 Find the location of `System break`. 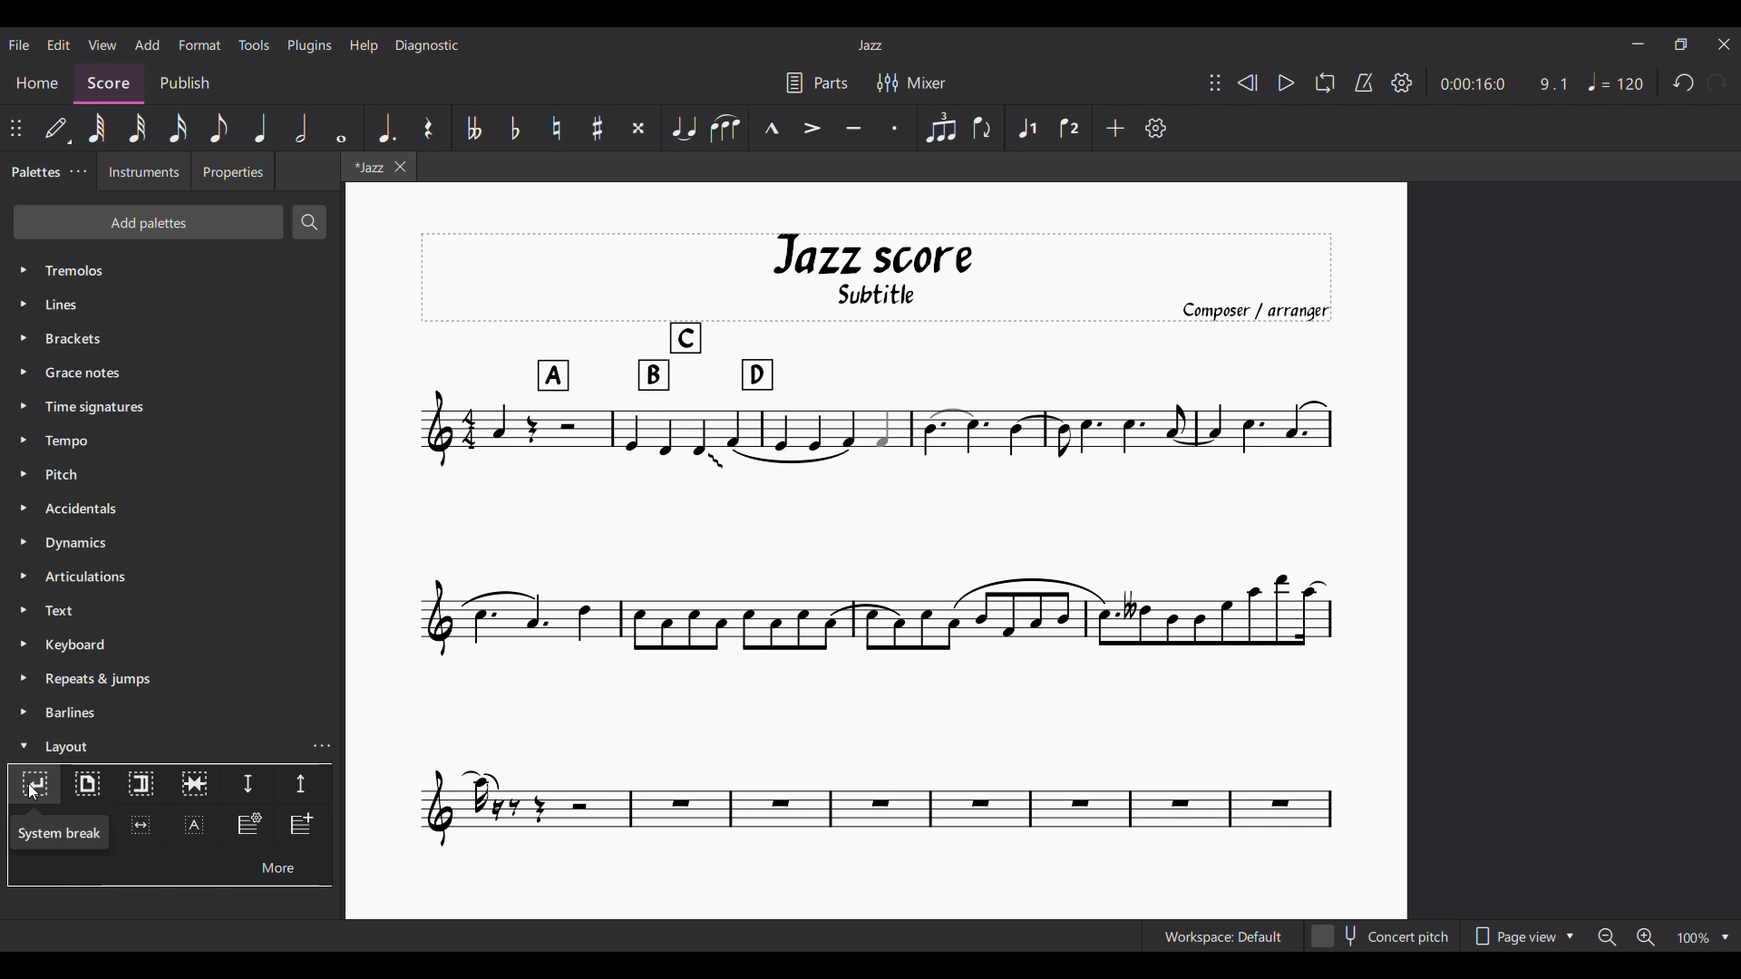

System break is located at coordinates (34, 784).